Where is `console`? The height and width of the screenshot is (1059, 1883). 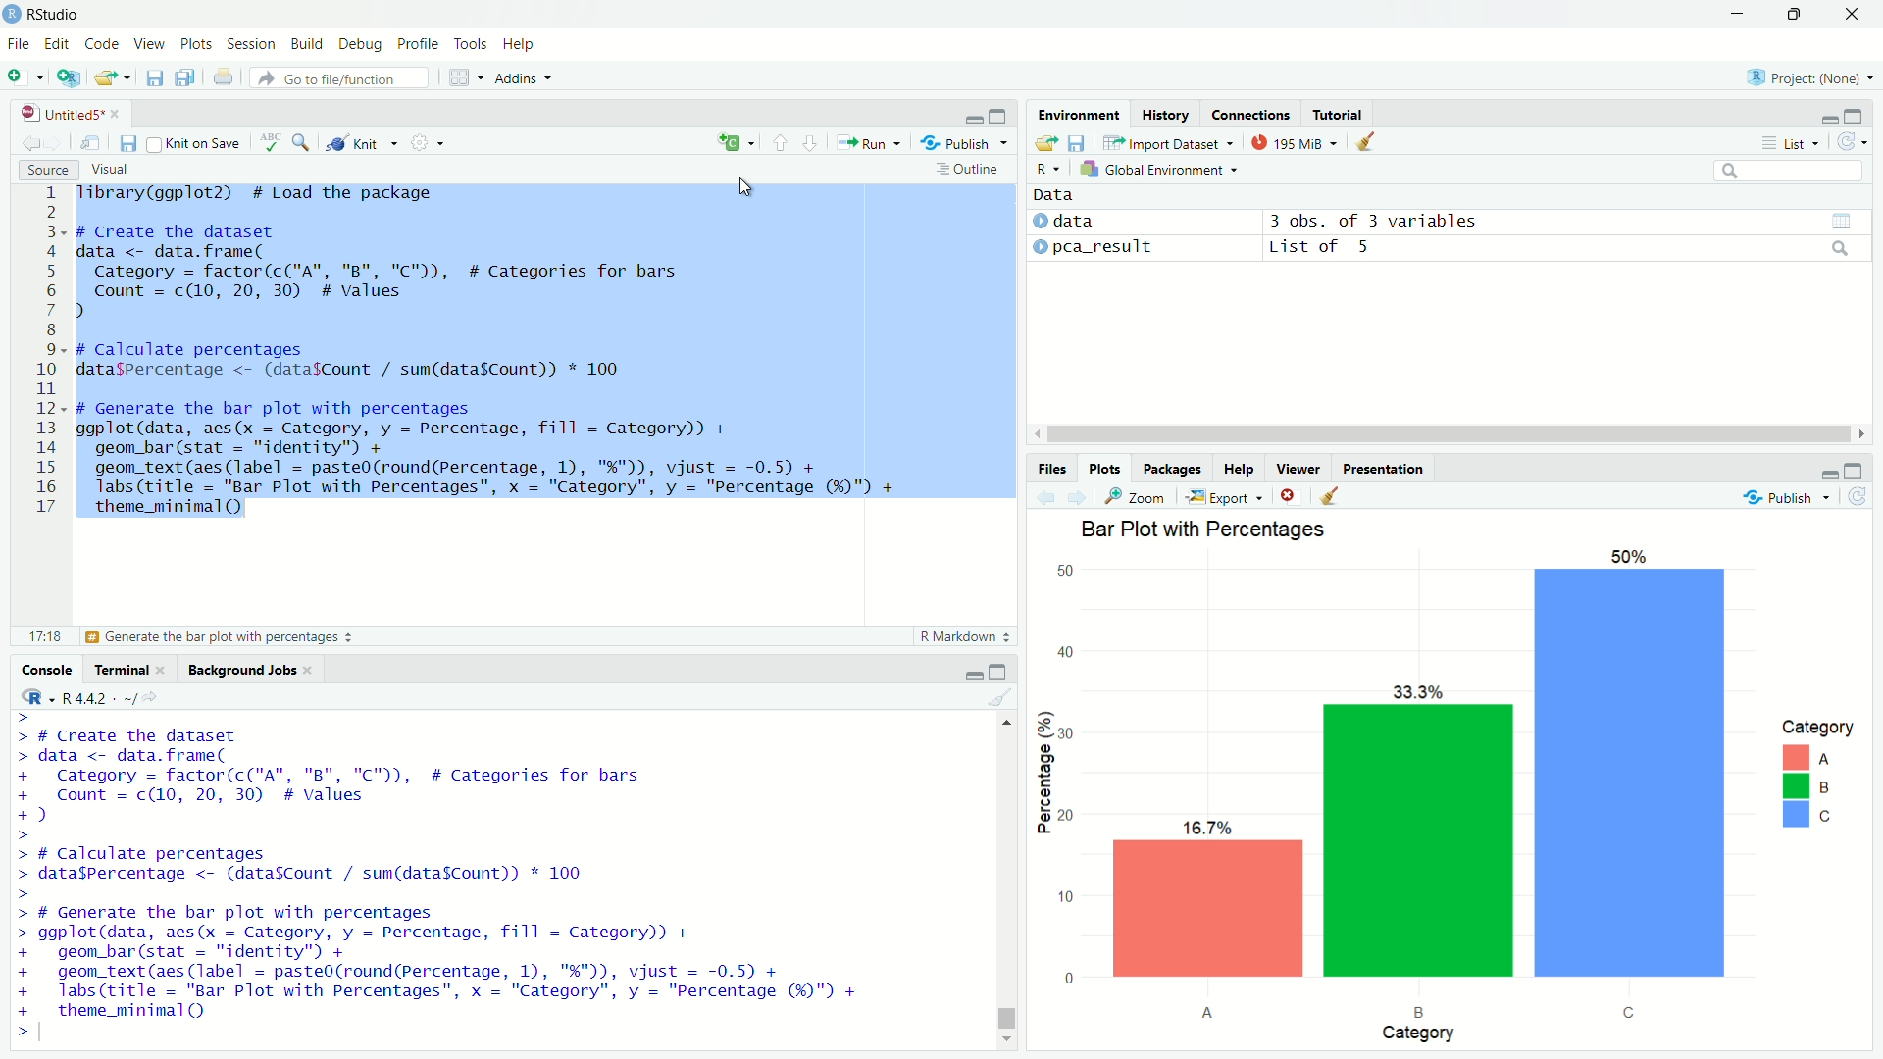 console is located at coordinates (45, 669).